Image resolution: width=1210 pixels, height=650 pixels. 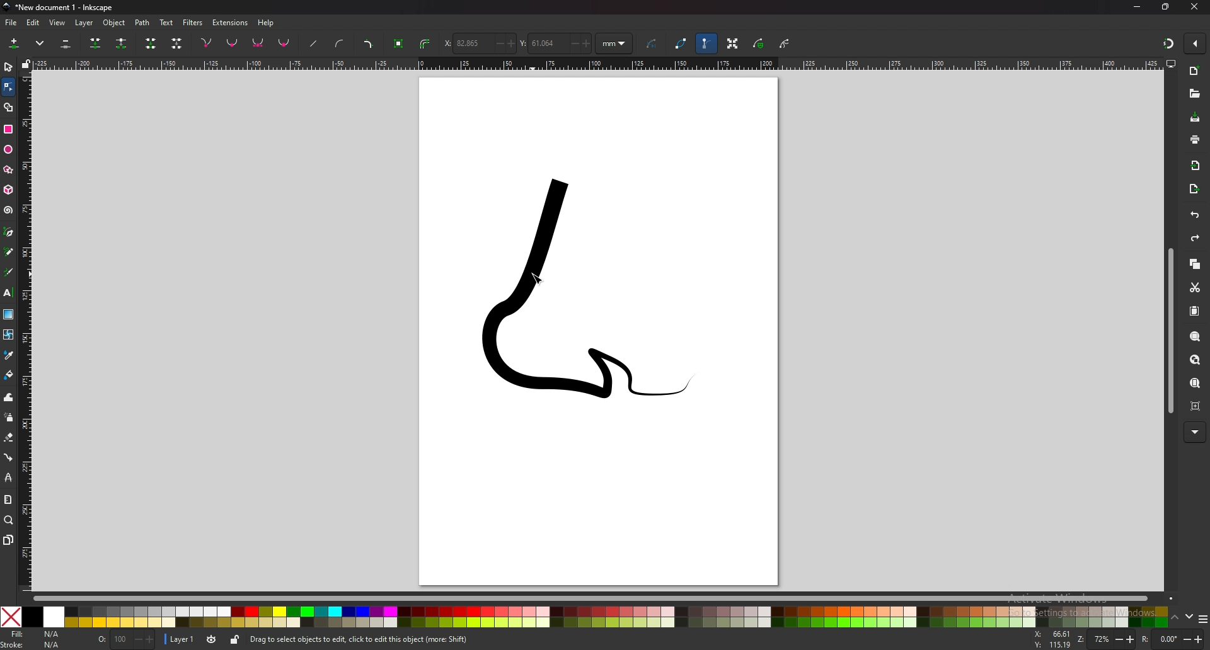 What do you see at coordinates (1175, 618) in the screenshot?
I see `up` at bounding box center [1175, 618].